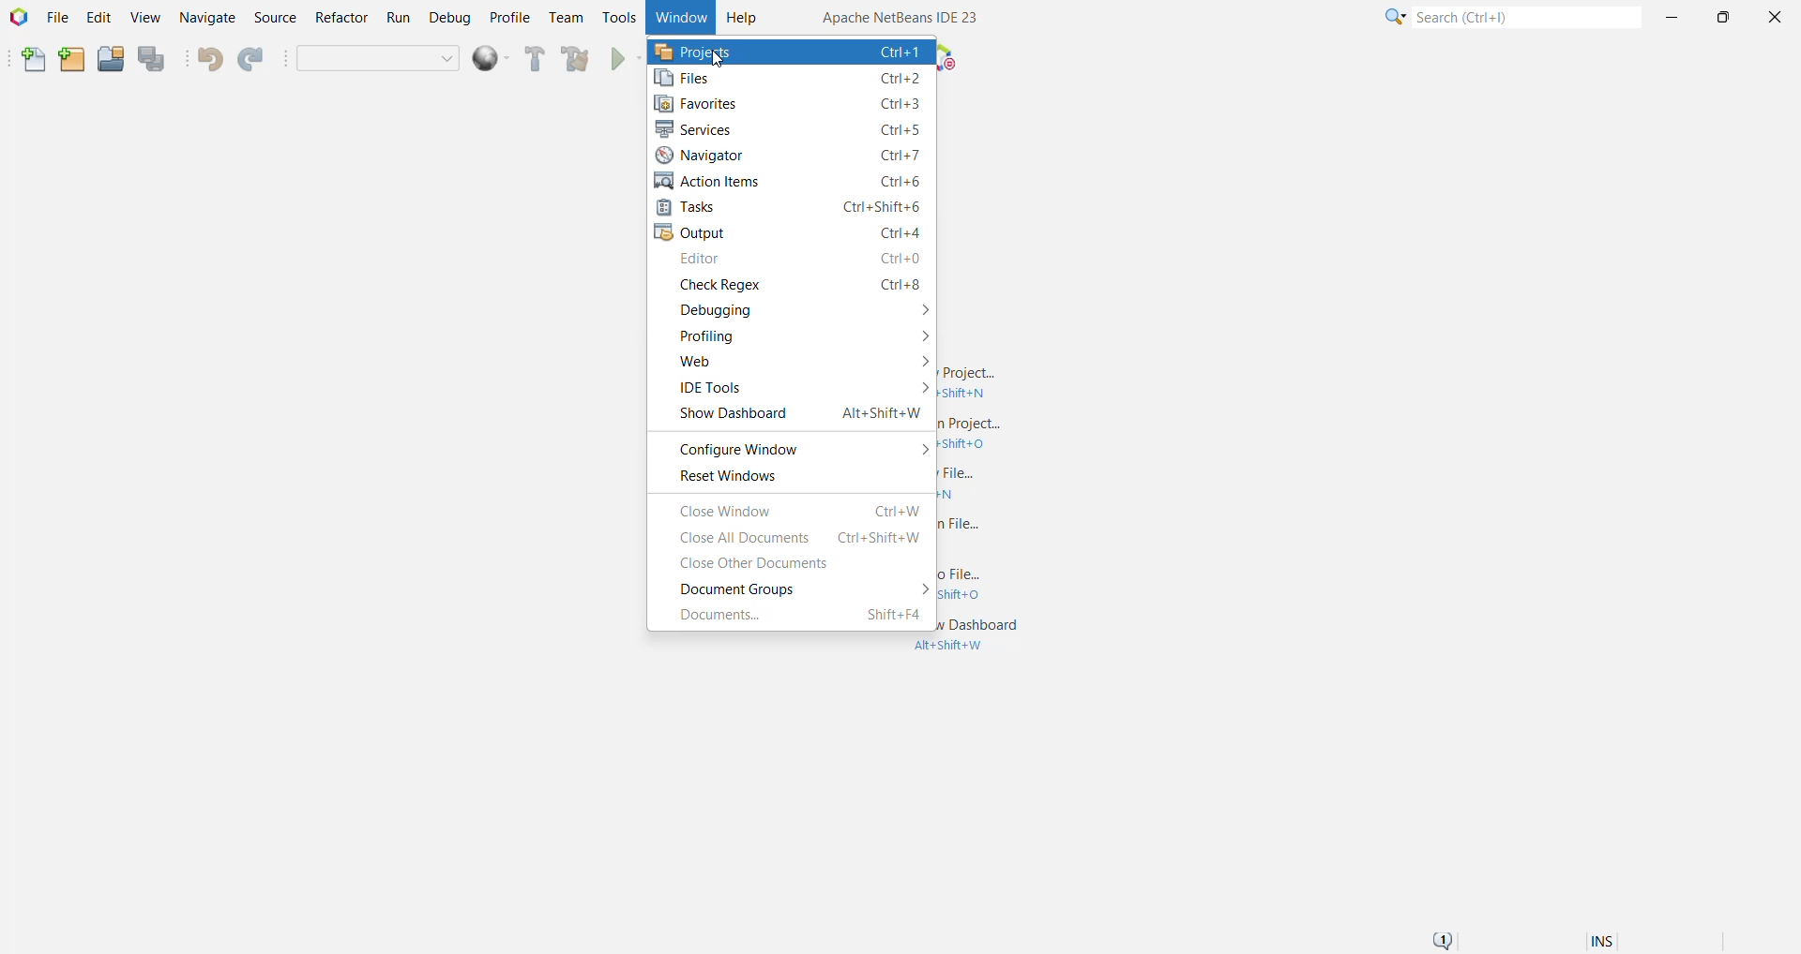  What do you see at coordinates (727, 478) in the screenshot?
I see `Reset Windows` at bounding box center [727, 478].